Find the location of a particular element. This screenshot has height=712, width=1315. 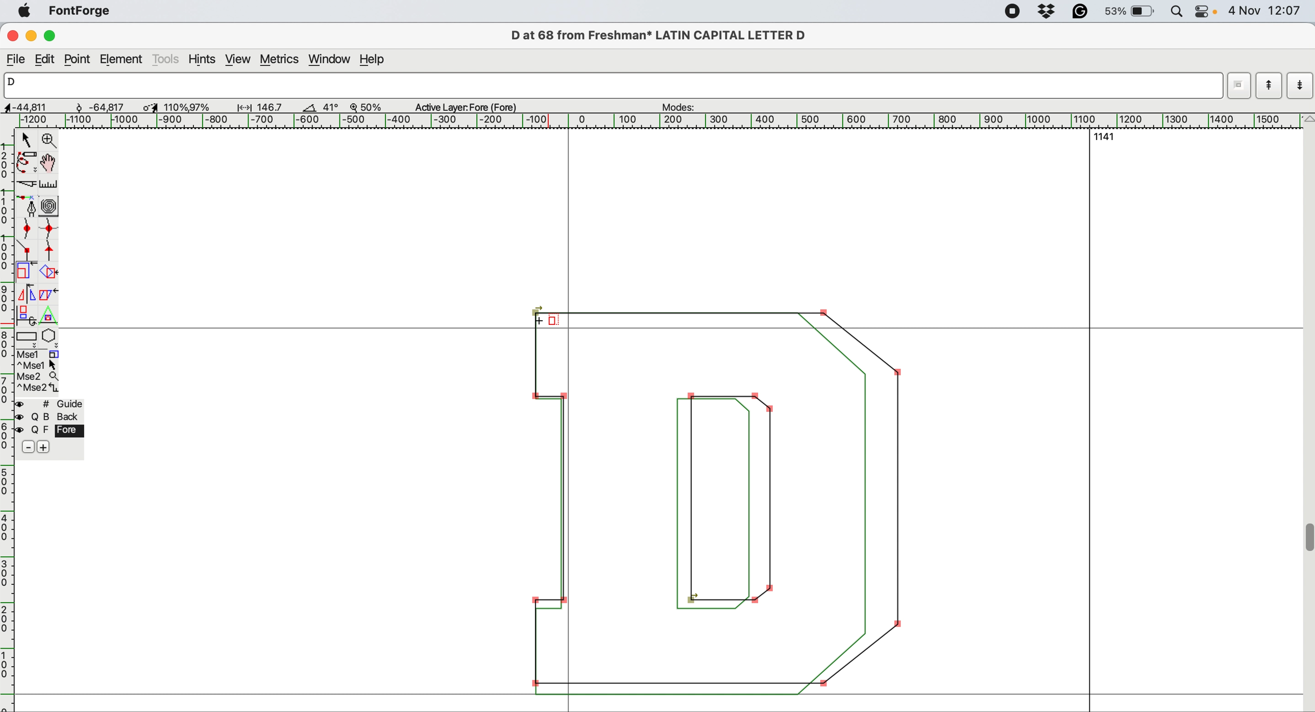

change when spiro is active or not is located at coordinates (50, 207).